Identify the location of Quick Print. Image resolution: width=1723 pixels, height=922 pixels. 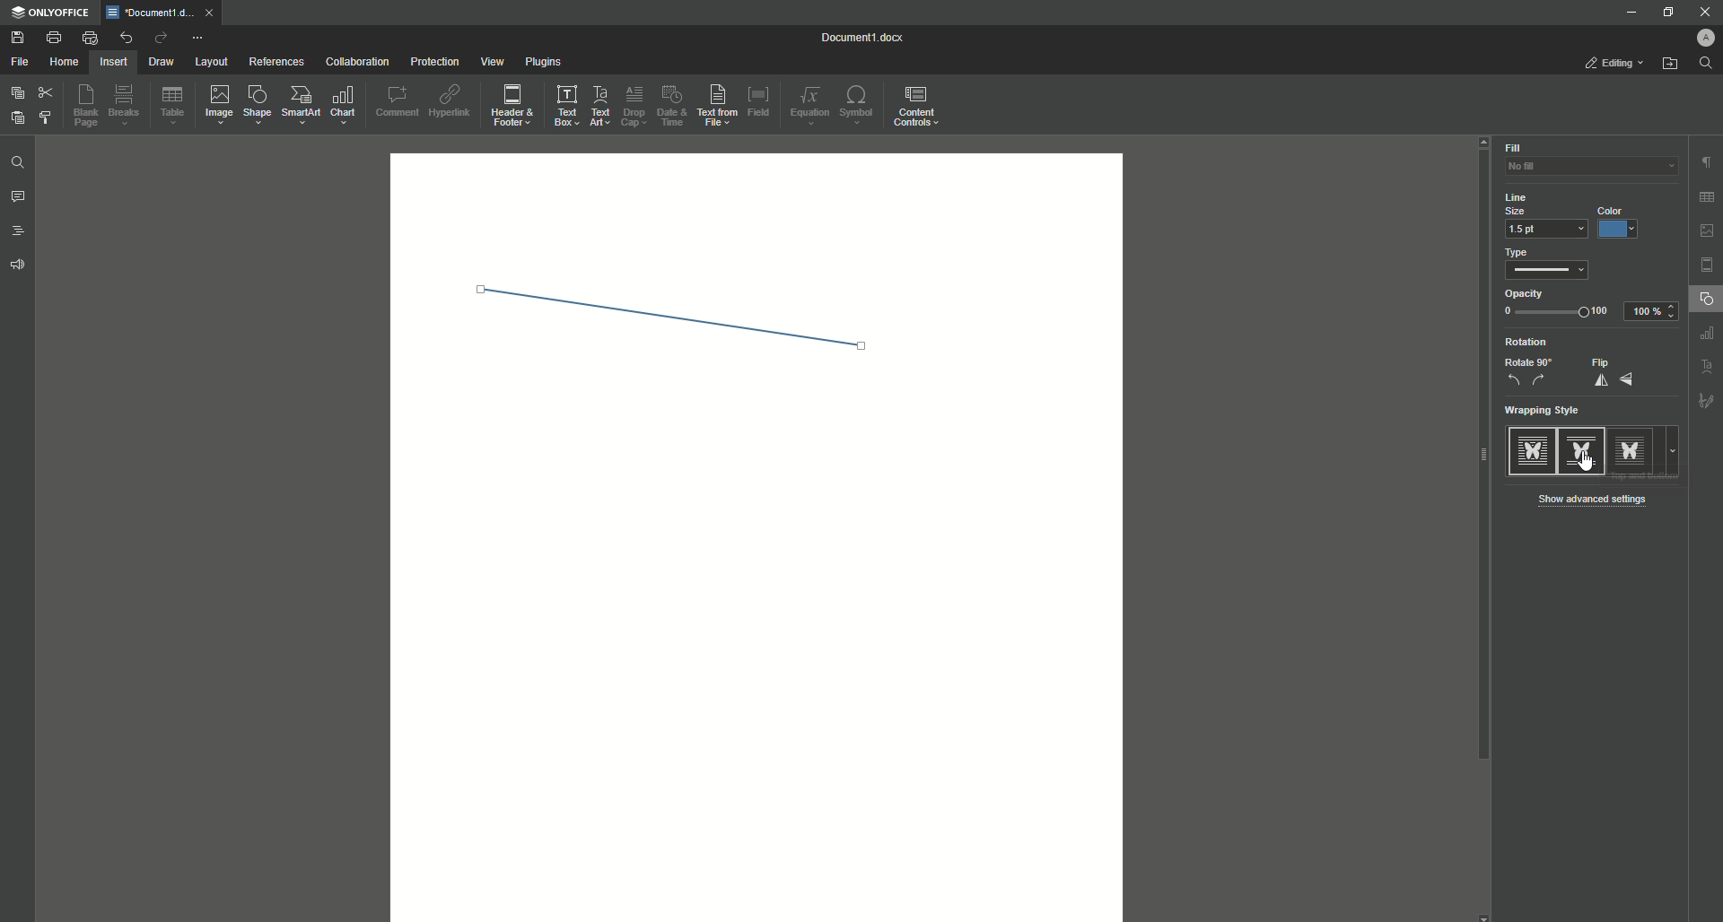
(89, 37).